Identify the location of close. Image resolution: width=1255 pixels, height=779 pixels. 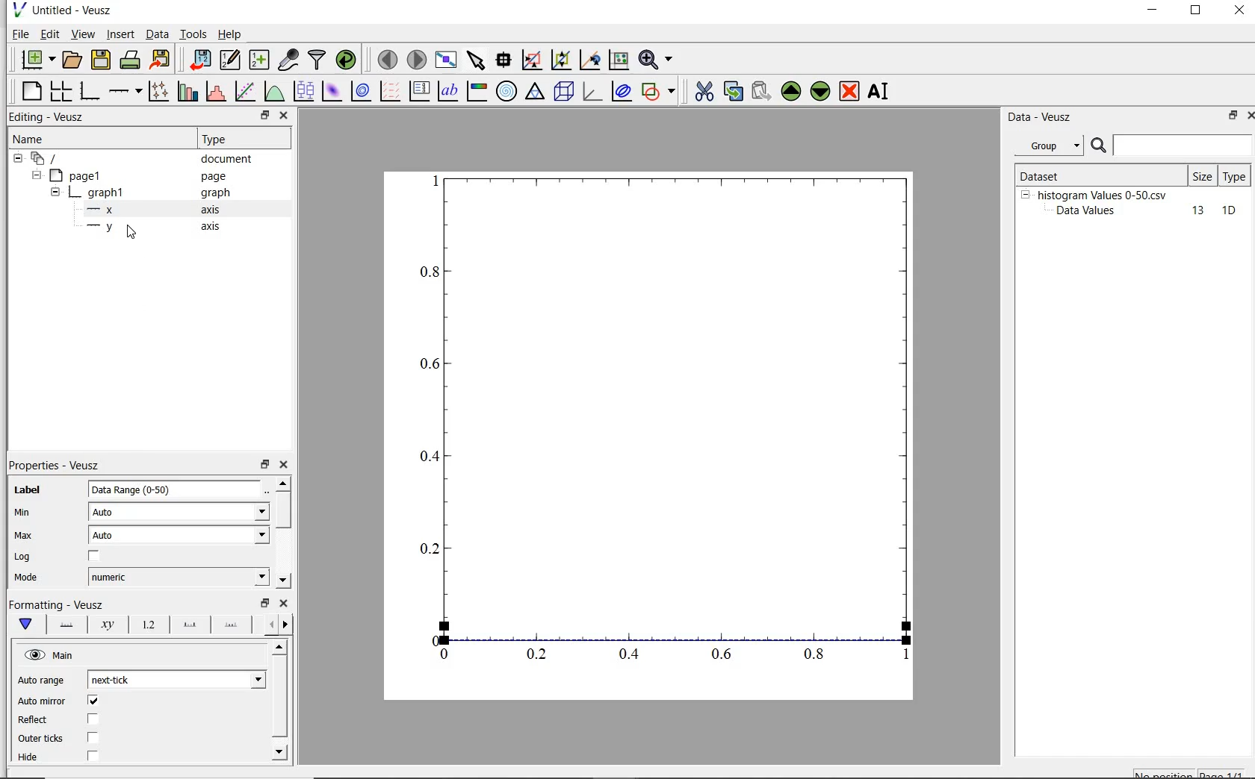
(1239, 11).